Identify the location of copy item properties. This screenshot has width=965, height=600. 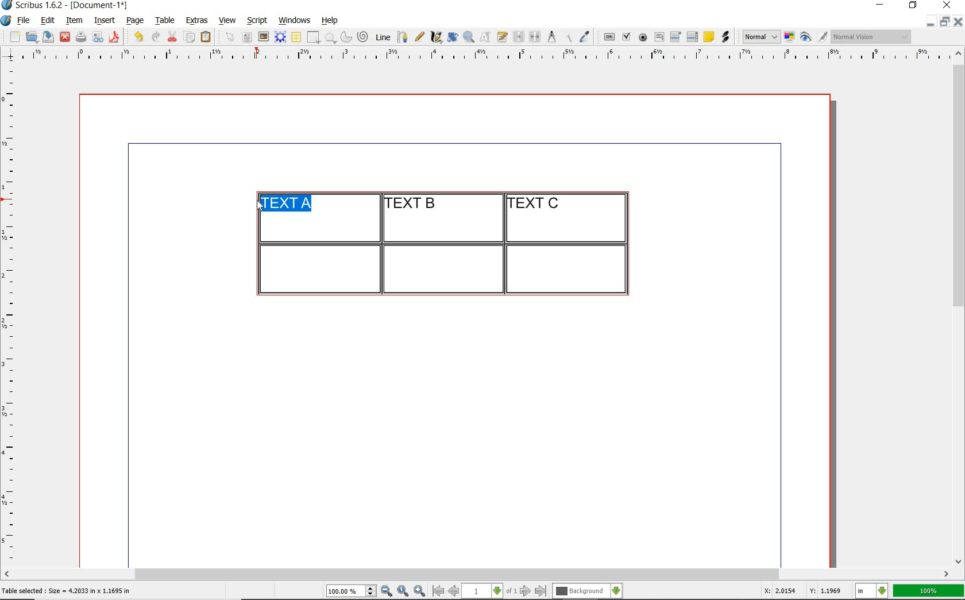
(568, 37).